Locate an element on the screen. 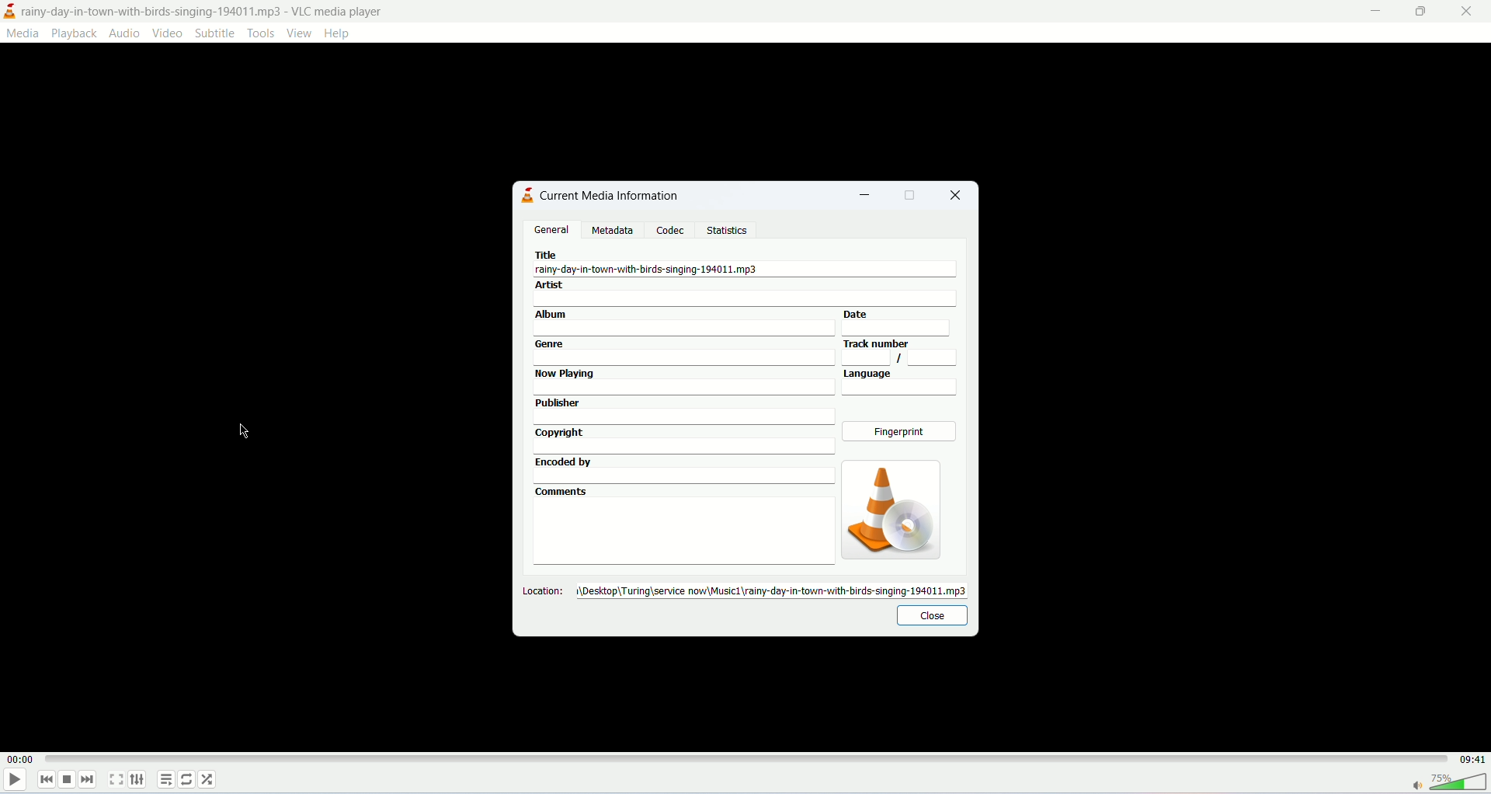 Image resolution: width=1491 pixels, height=794 pixels. A.
rainy-day-in-town-with-birds-singing-194011.mp3 is located at coordinates (673, 264).